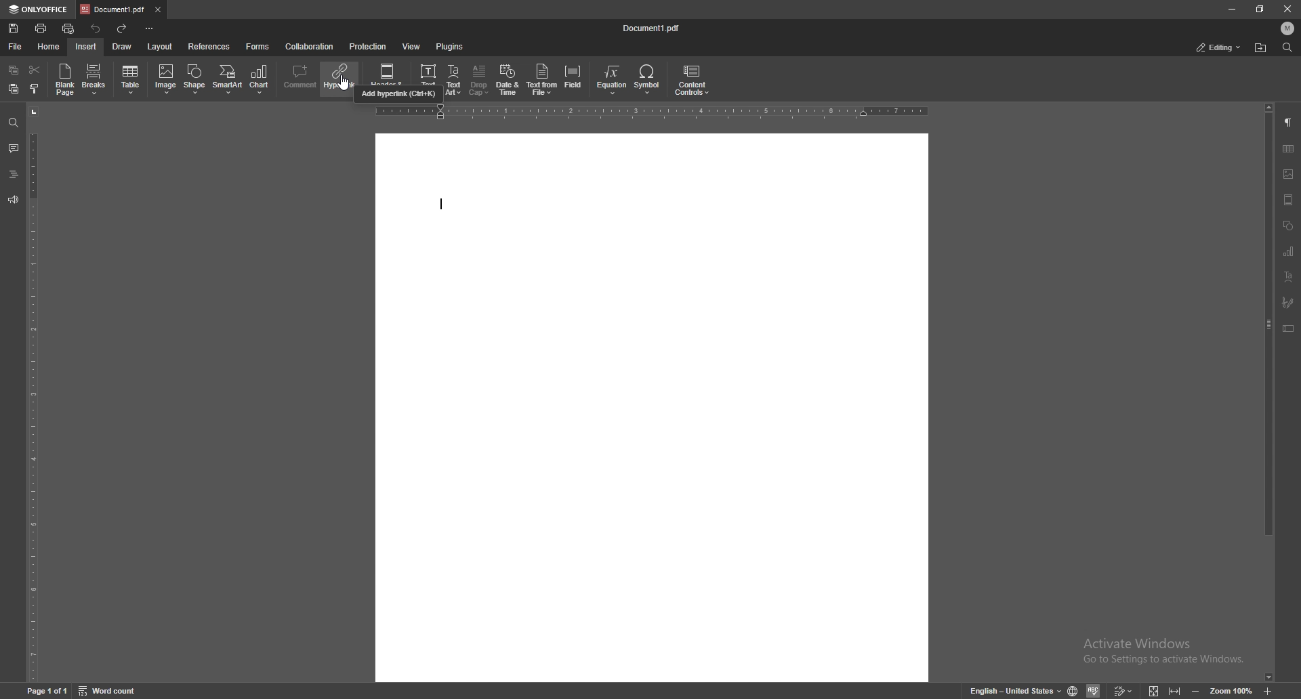 The image size is (1301, 699). What do you see at coordinates (1289, 276) in the screenshot?
I see `text align` at bounding box center [1289, 276].